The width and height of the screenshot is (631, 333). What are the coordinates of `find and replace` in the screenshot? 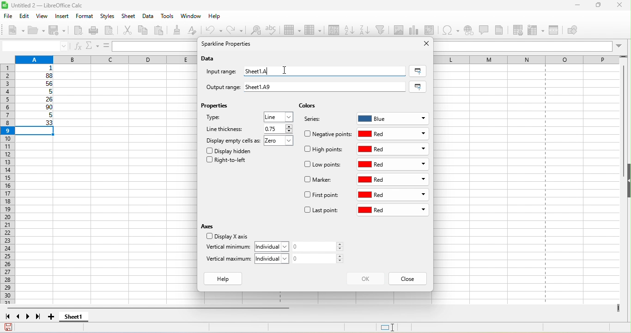 It's located at (256, 31).